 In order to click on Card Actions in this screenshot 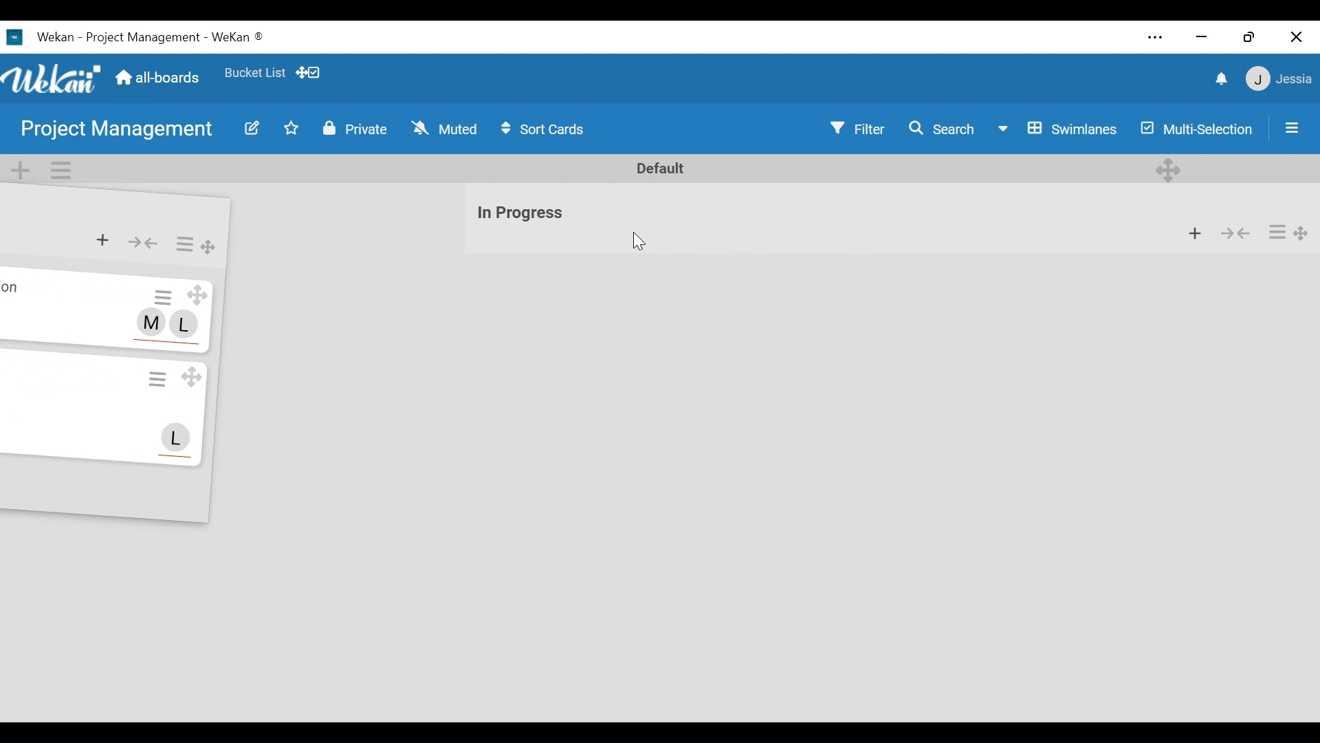, I will do `click(162, 297)`.